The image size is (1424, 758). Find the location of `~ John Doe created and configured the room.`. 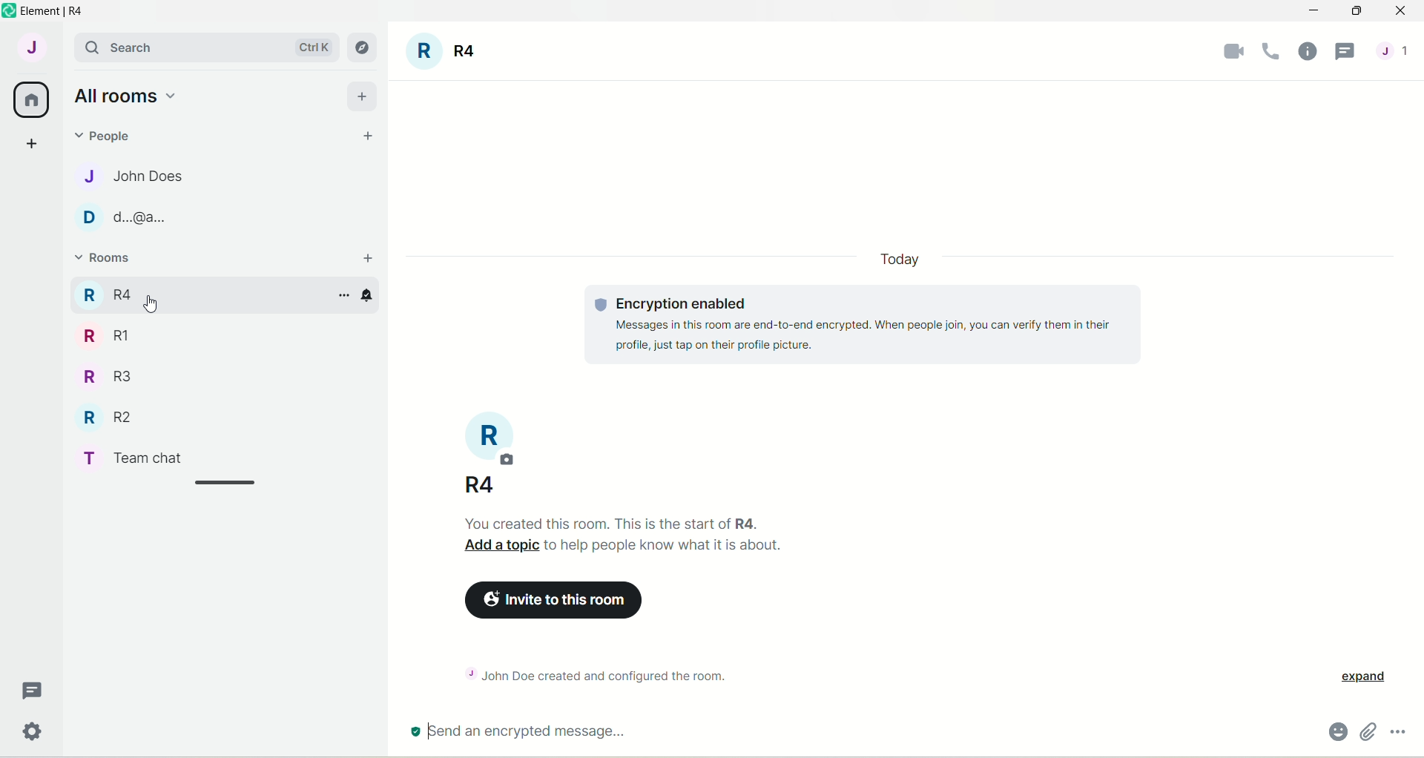

~ John Doe created and configured the room. is located at coordinates (611, 673).